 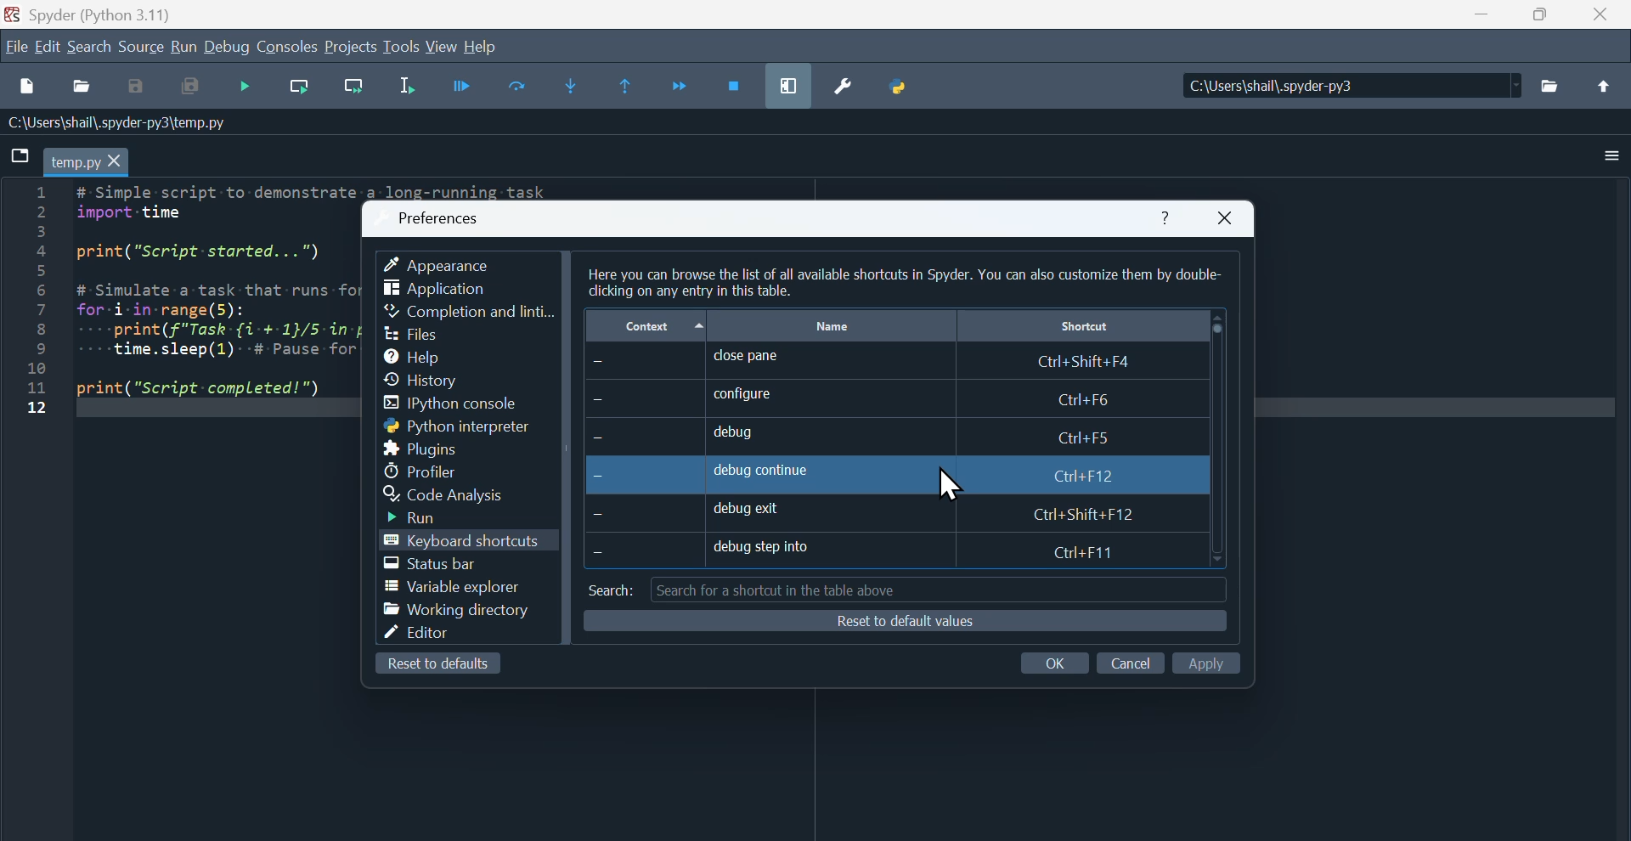 What do you see at coordinates (625, 86) in the screenshot?
I see `Execute until same function returns` at bounding box center [625, 86].